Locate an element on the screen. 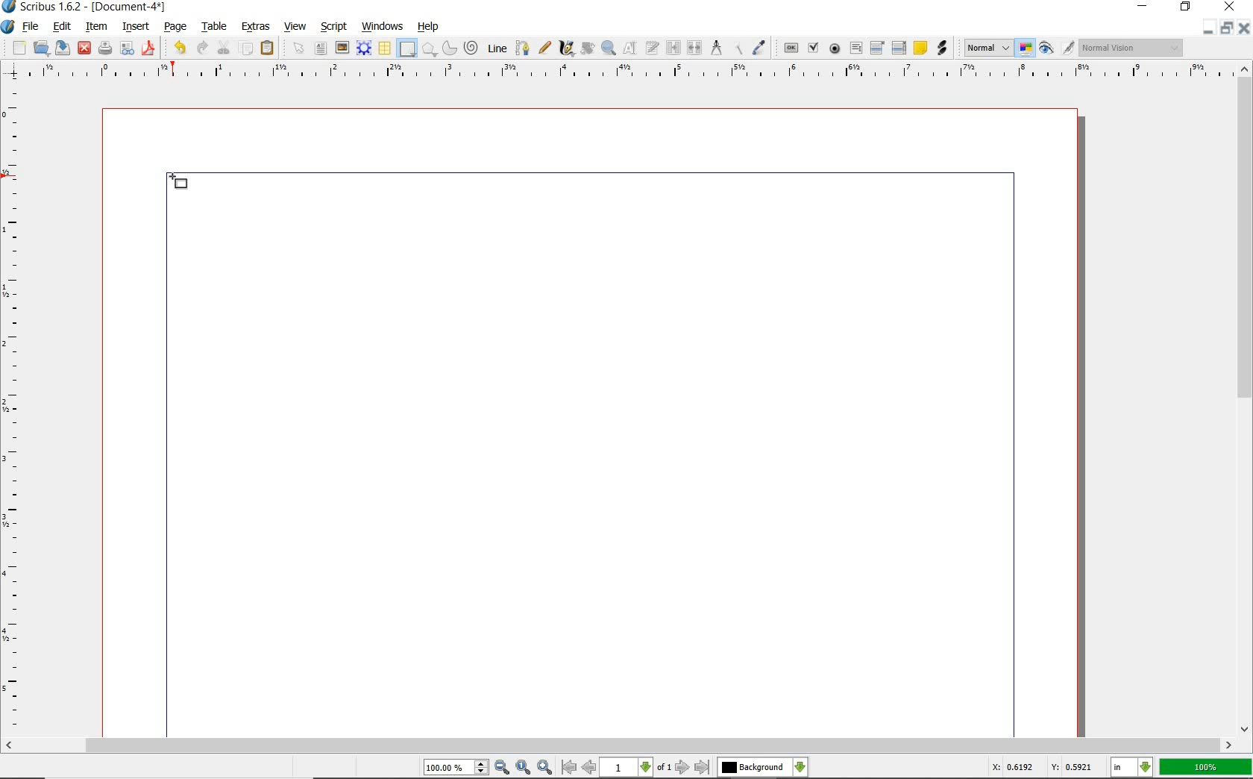 The width and height of the screenshot is (1253, 779). save as pdf is located at coordinates (149, 48).